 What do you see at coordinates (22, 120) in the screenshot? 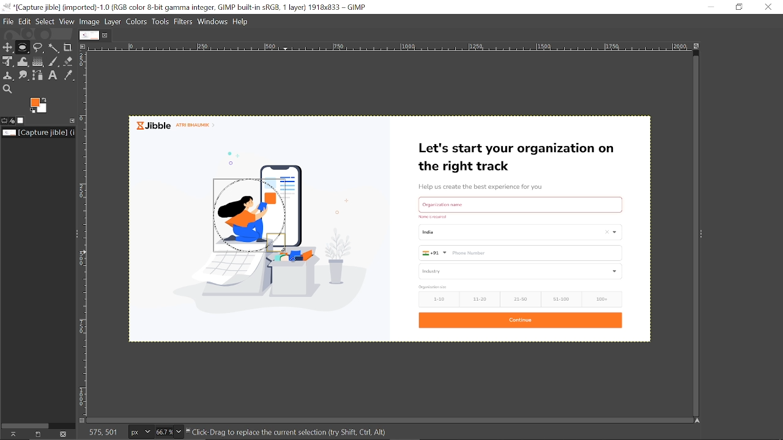
I see `Images` at bounding box center [22, 120].